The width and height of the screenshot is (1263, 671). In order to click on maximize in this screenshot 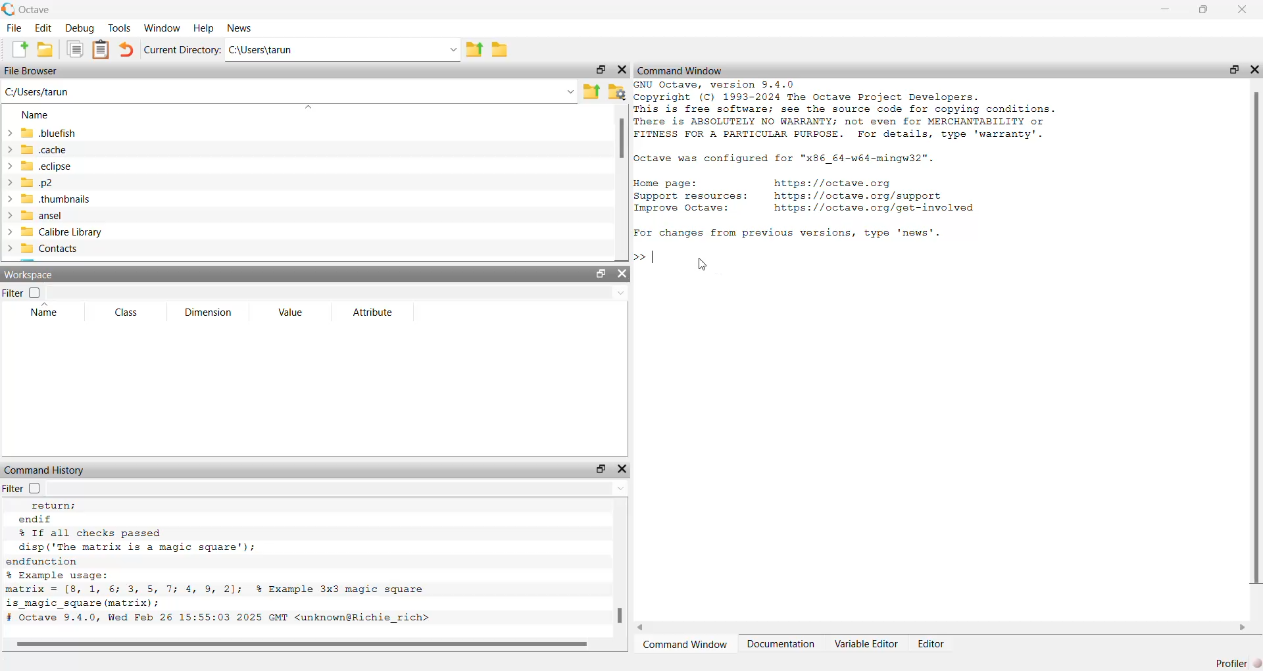, I will do `click(600, 273)`.